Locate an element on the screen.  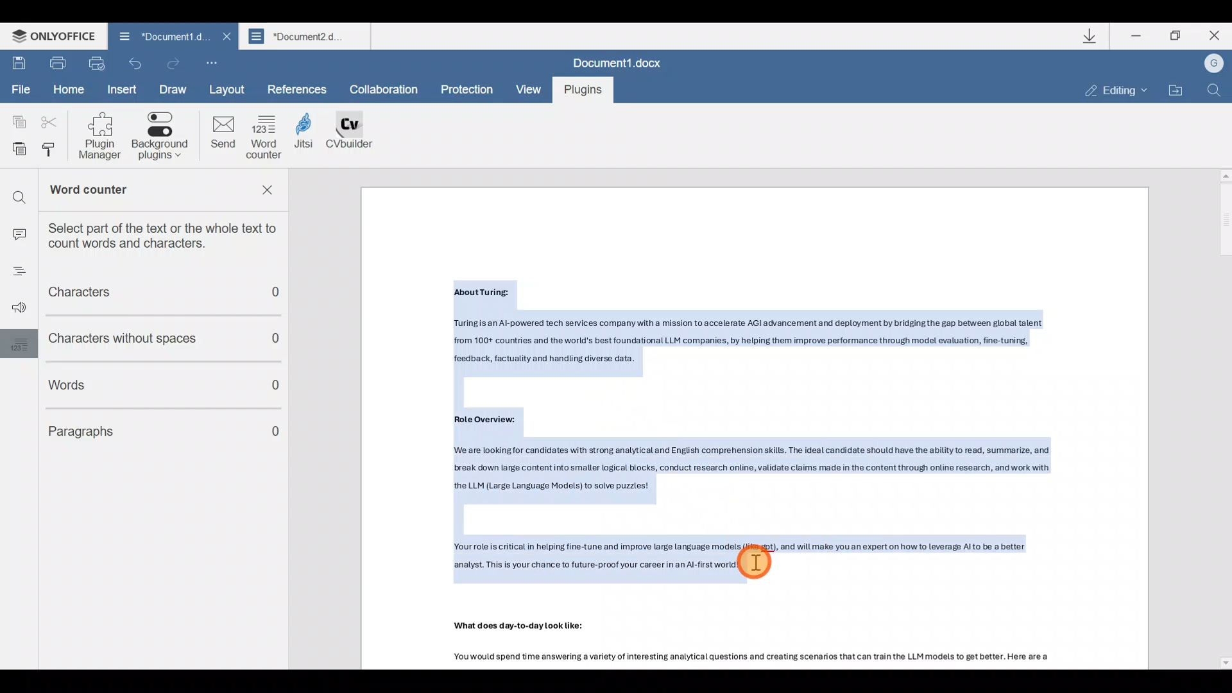
search is located at coordinates (19, 193).